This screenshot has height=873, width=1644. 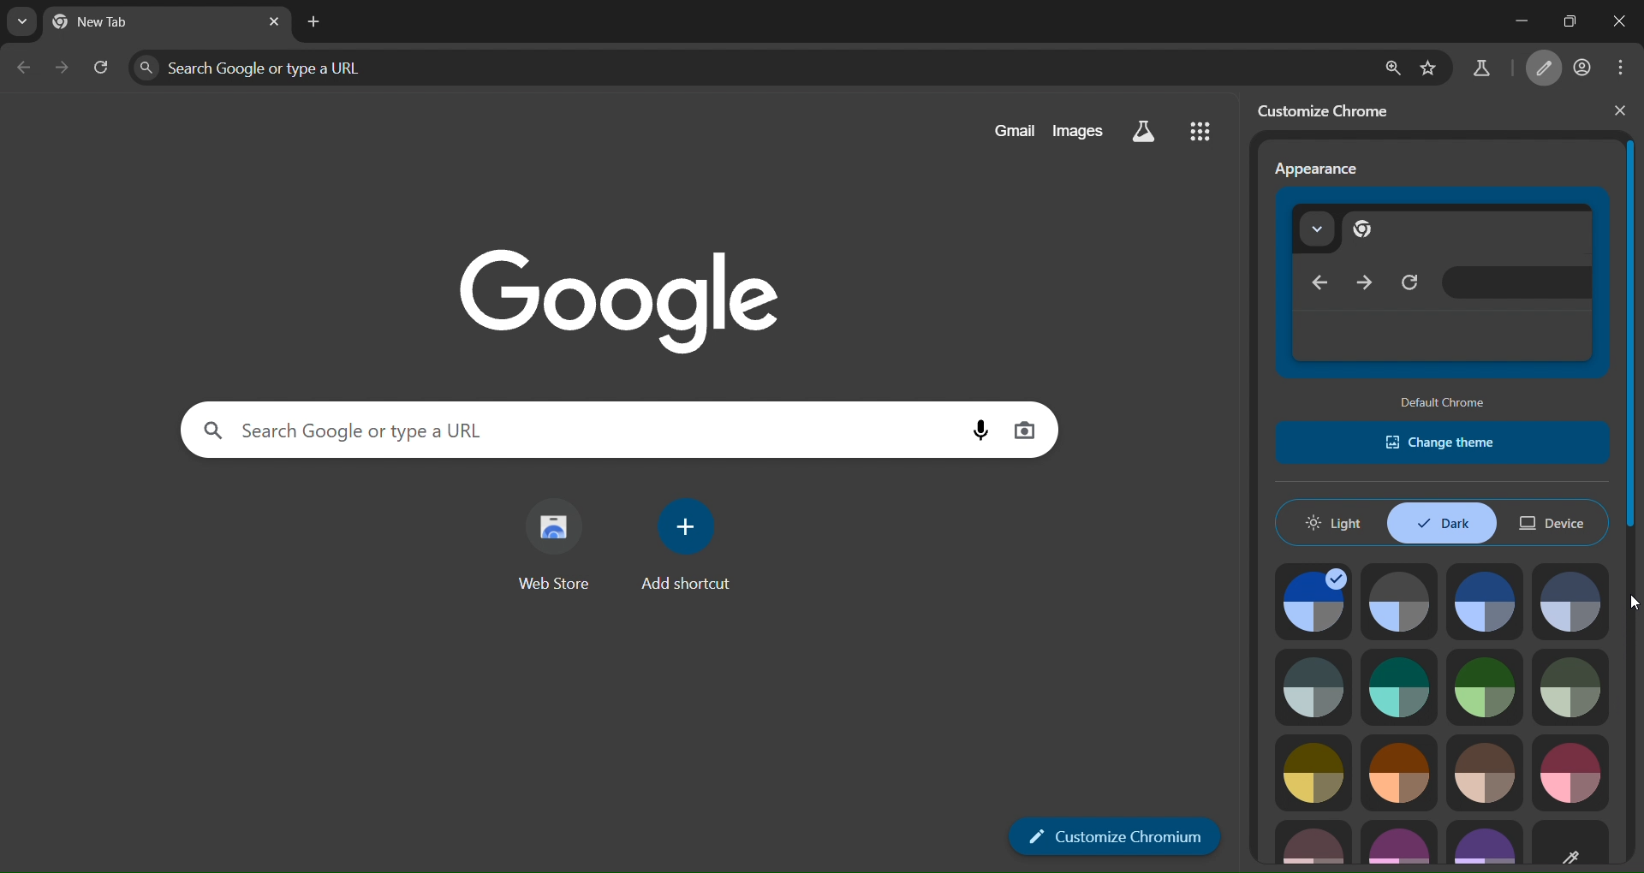 I want to click on search tabs, so click(x=19, y=22).